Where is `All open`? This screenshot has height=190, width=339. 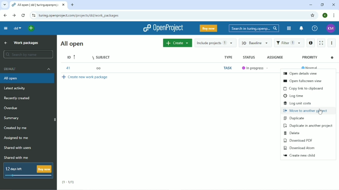
All open is located at coordinates (73, 43).